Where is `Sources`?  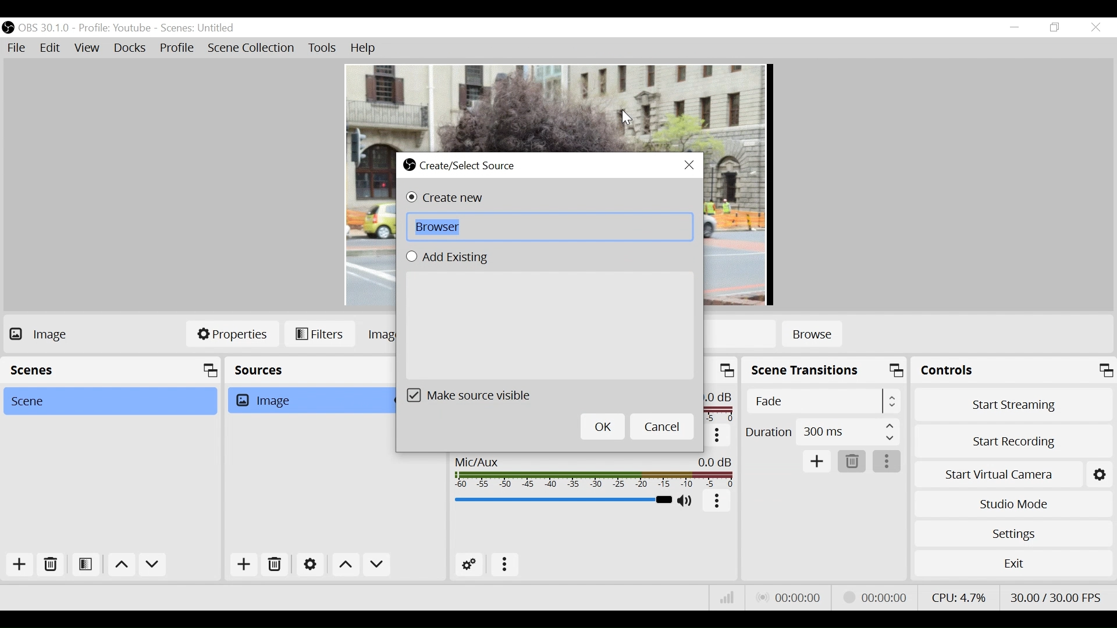
Sources is located at coordinates (279, 372).